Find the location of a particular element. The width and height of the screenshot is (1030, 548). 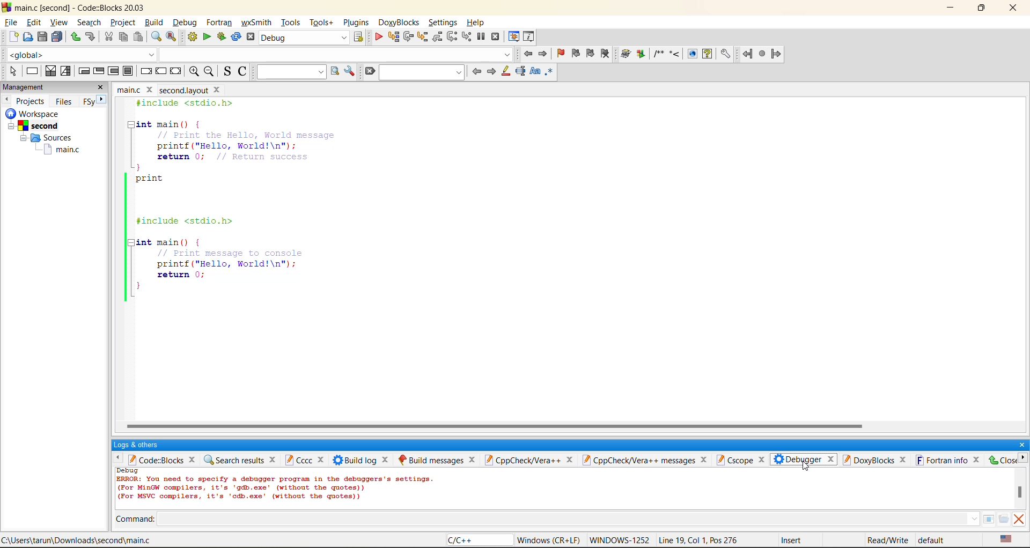

step out is located at coordinates (437, 38).